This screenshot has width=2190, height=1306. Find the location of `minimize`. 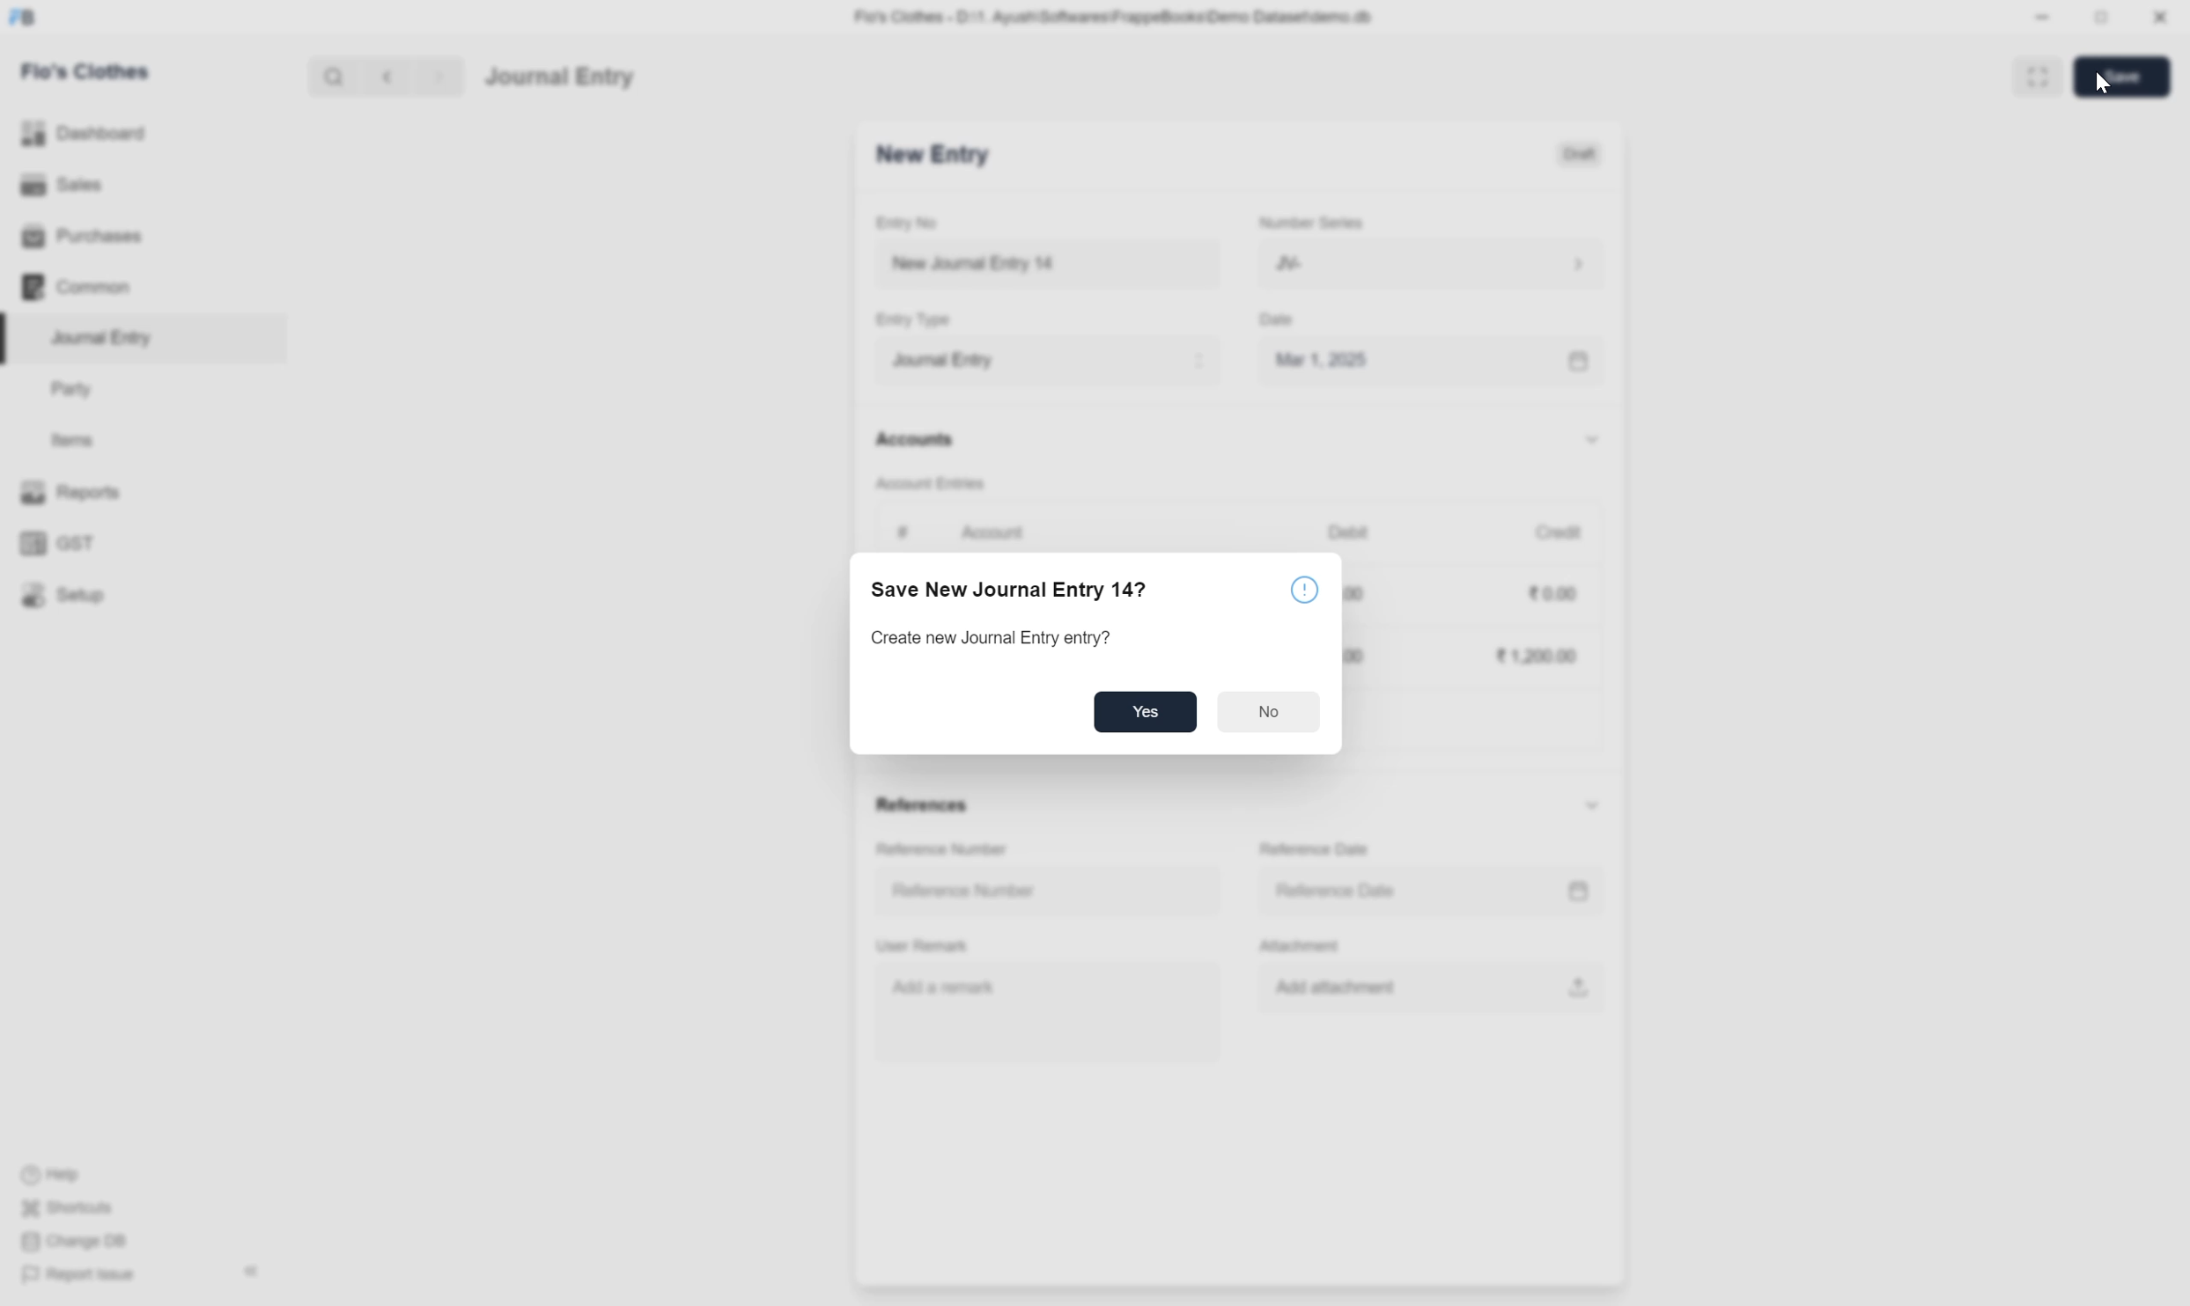

minimize is located at coordinates (2043, 18).